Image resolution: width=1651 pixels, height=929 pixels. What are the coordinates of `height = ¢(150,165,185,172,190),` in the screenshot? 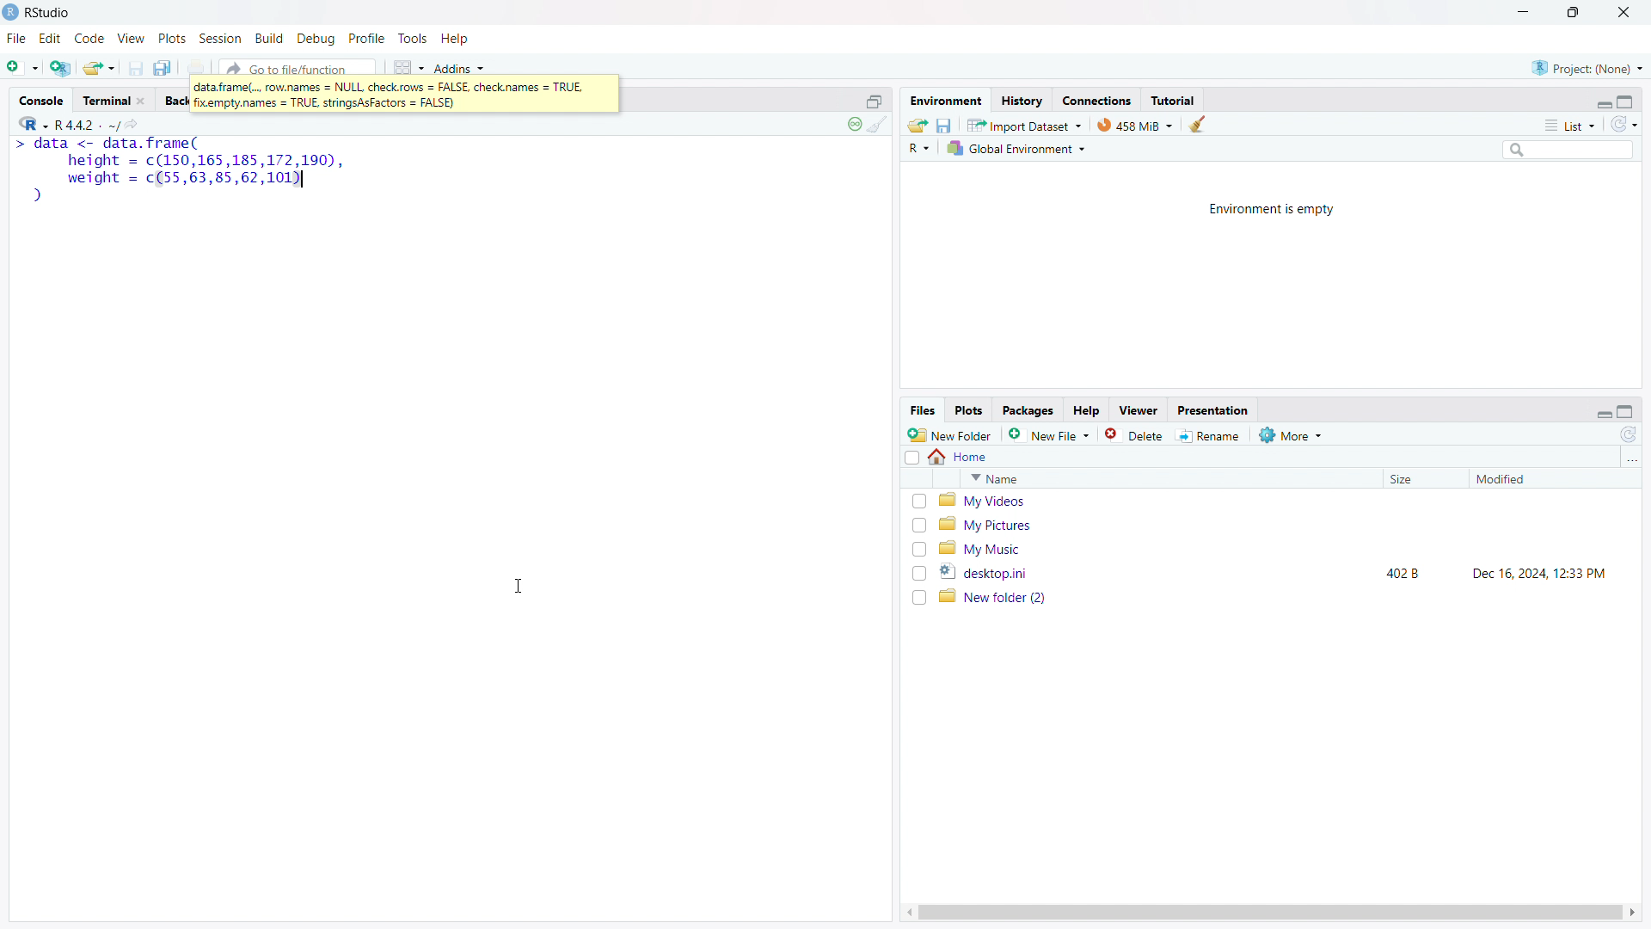 It's located at (202, 161).